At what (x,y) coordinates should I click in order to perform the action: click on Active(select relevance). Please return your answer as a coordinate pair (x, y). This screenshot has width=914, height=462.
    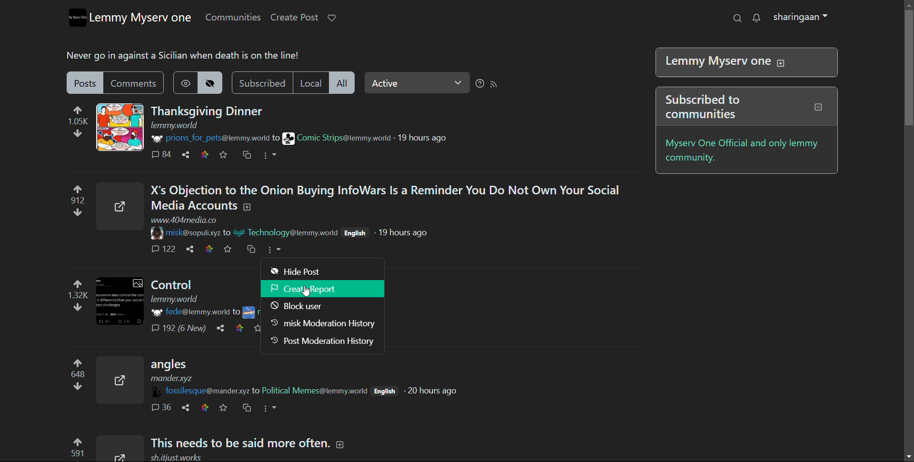
    Looking at the image, I should click on (417, 83).